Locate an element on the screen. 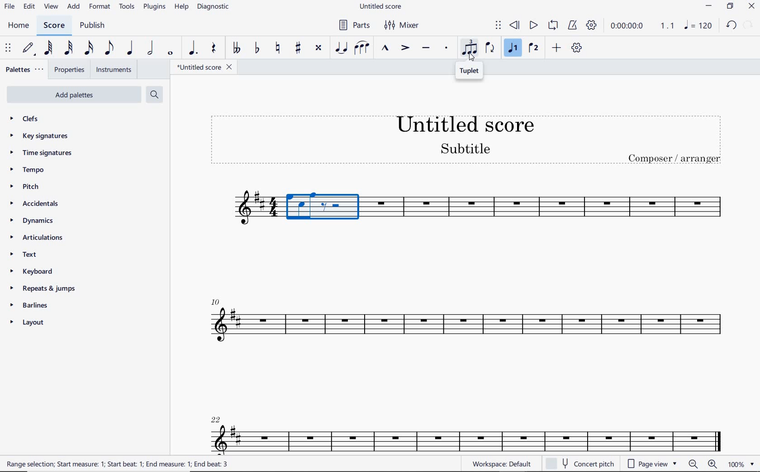 The width and height of the screenshot is (760, 472). CLEFS is located at coordinates (32, 120).